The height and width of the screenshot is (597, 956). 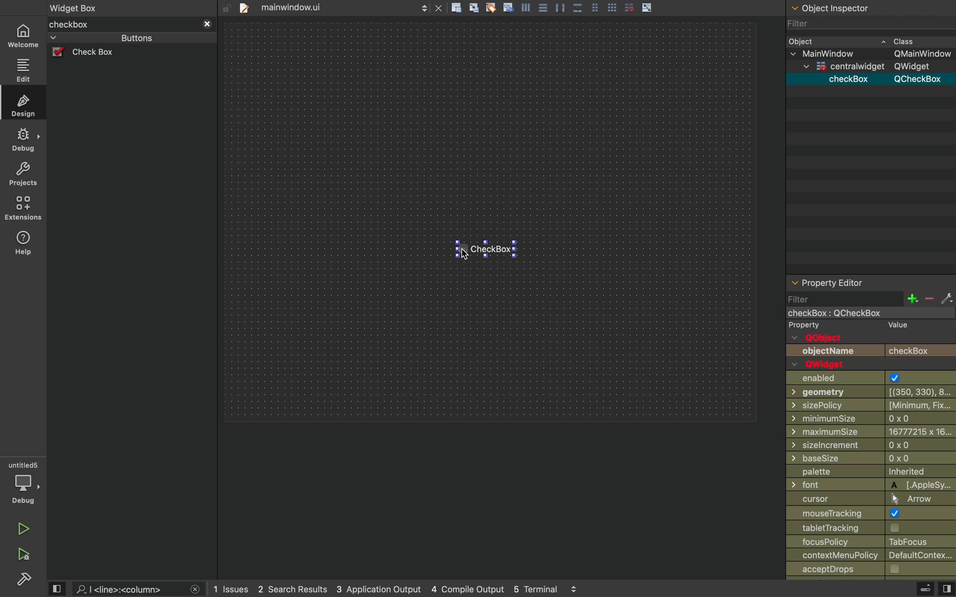 What do you see at coordinates (24, 105) in the screenshot?
I see `design` at bounding box center [24, 105].